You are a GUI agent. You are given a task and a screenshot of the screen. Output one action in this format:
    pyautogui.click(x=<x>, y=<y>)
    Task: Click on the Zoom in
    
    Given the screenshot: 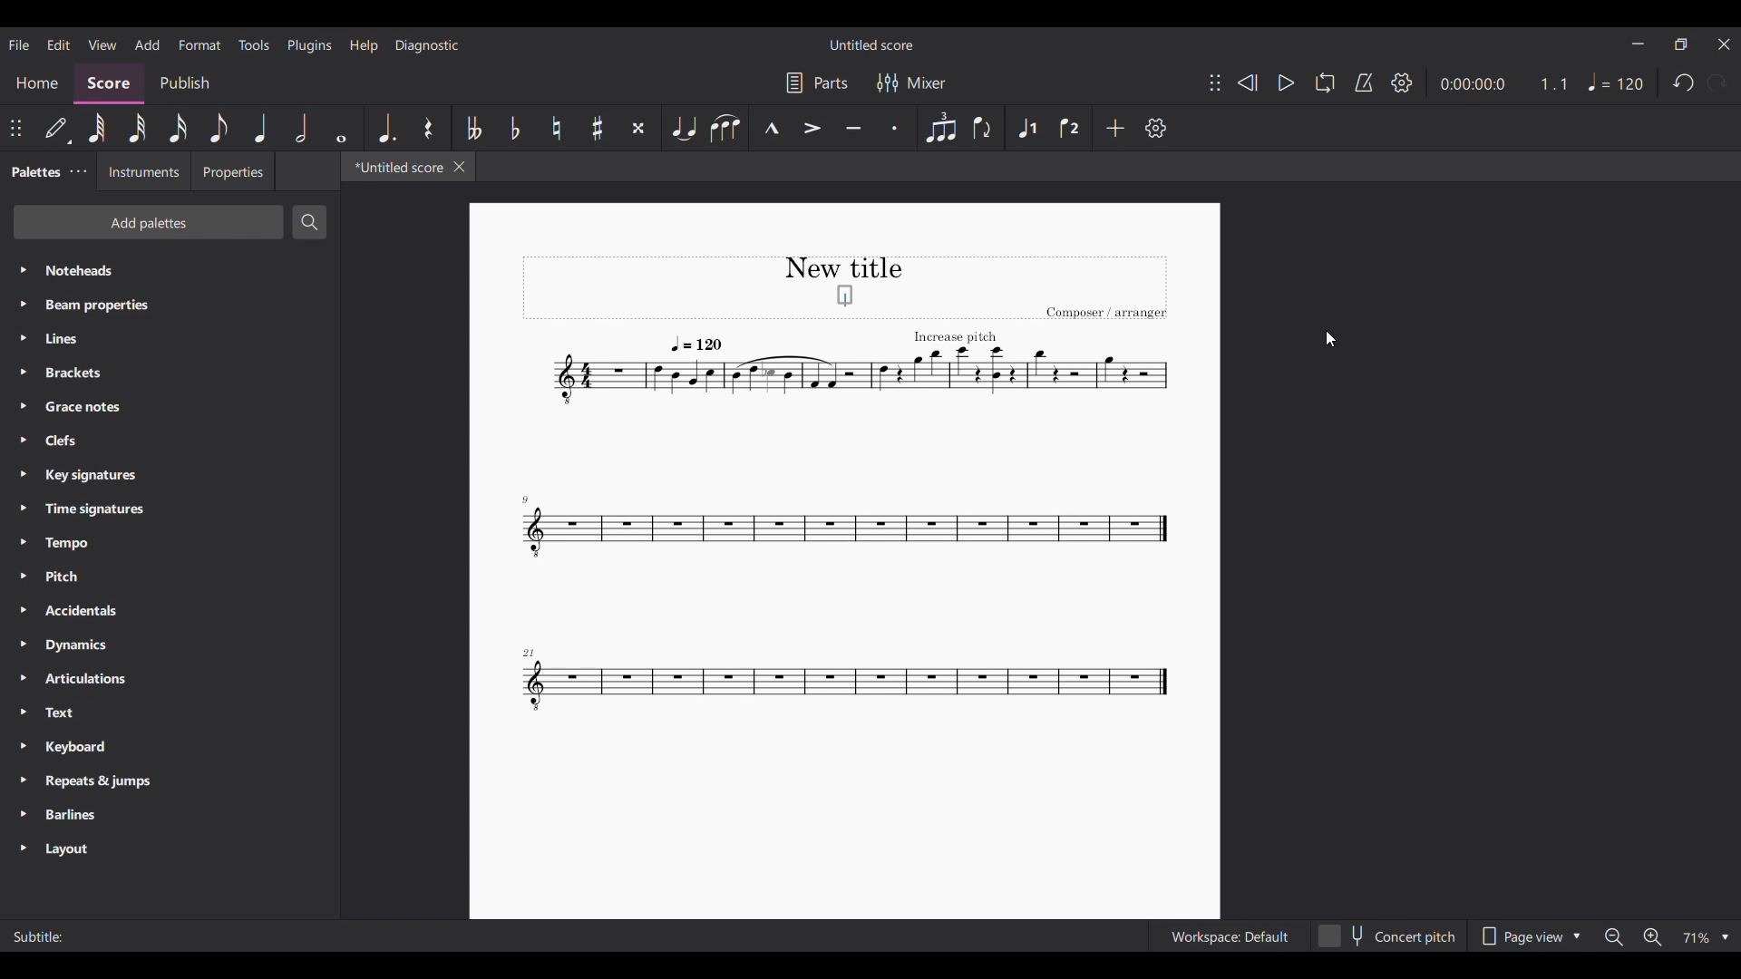 What is the action you would take?
    pyautogui.click(x=1652, y=936)
    